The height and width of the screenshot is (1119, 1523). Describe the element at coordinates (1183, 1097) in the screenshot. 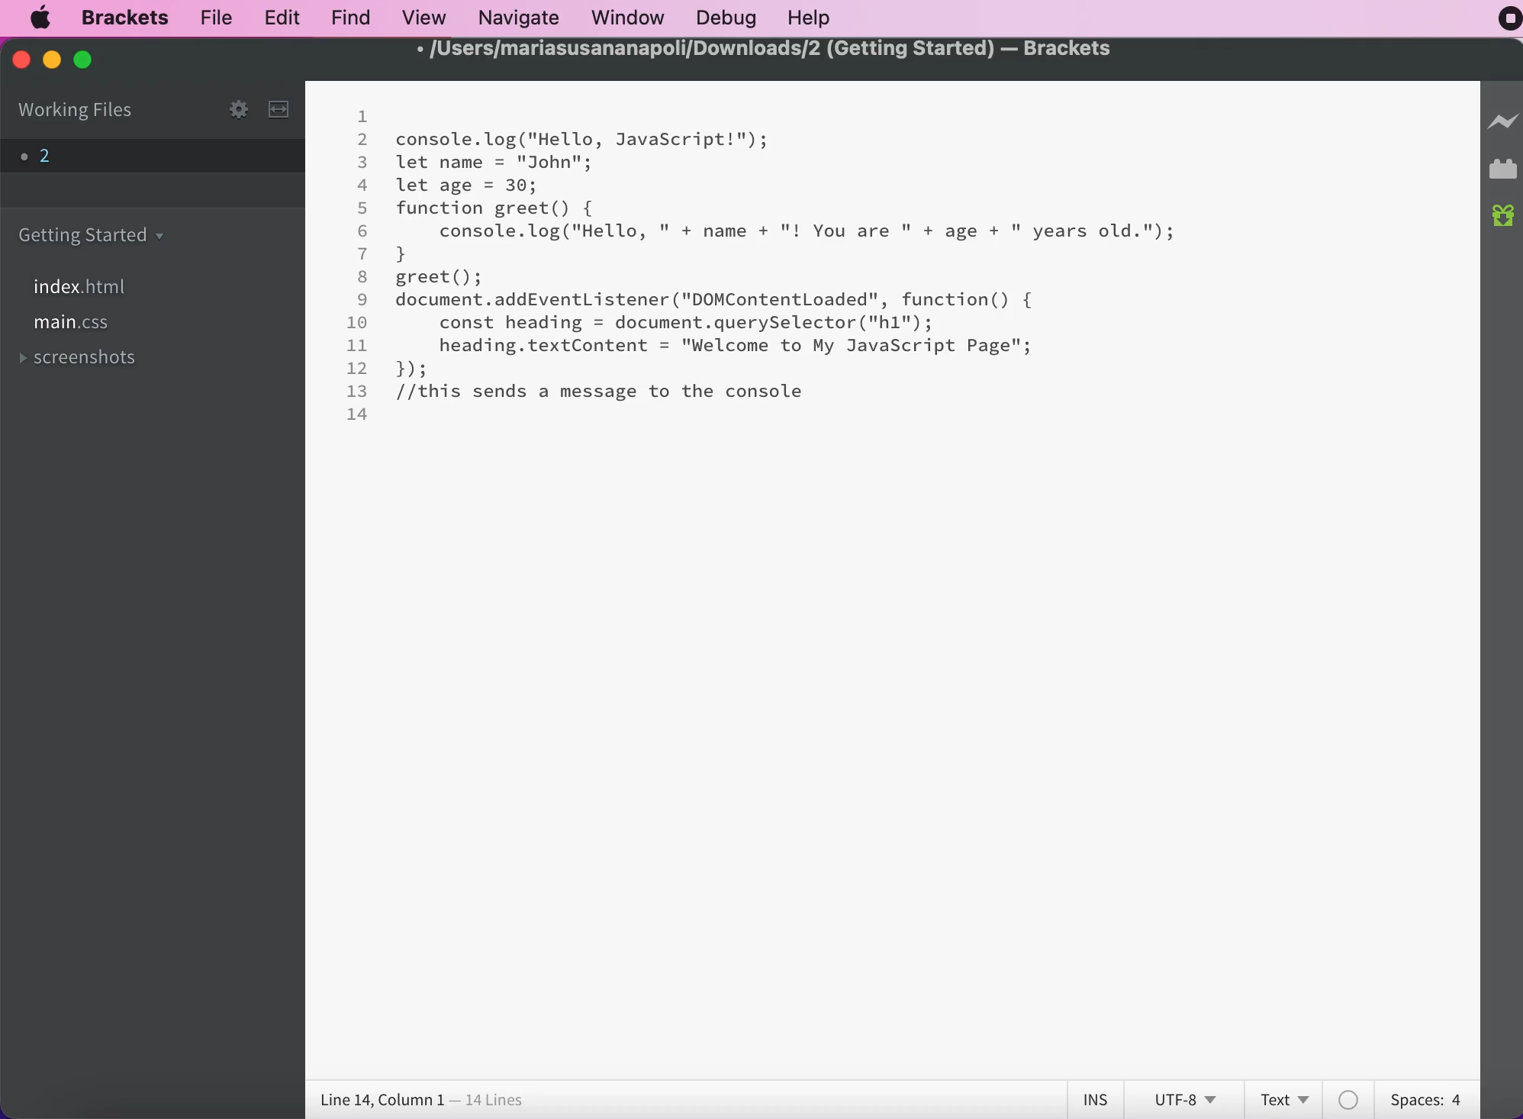

I see `utf-8` at that location.